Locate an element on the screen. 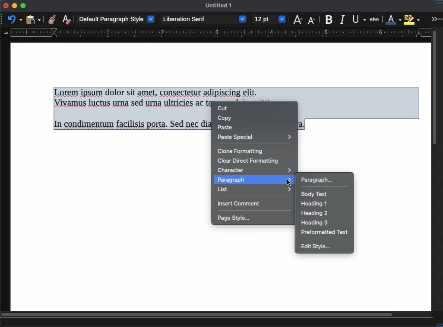  line color is located at coordinates (393, 19).